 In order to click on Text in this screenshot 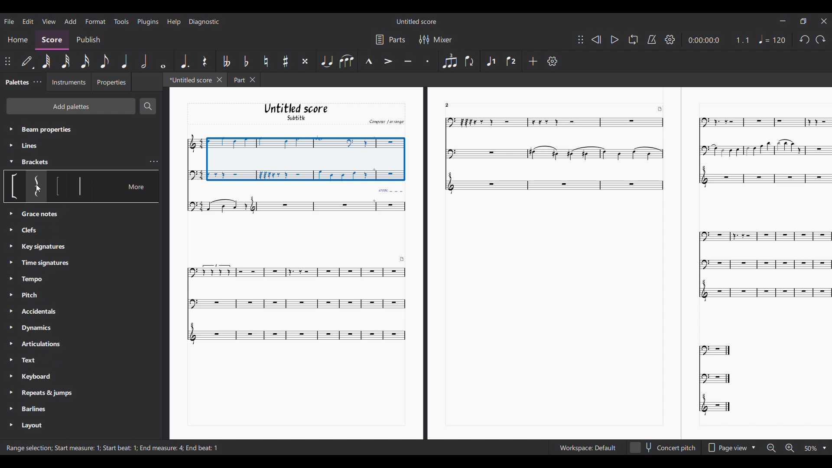, I will do `click(42, 360)`.